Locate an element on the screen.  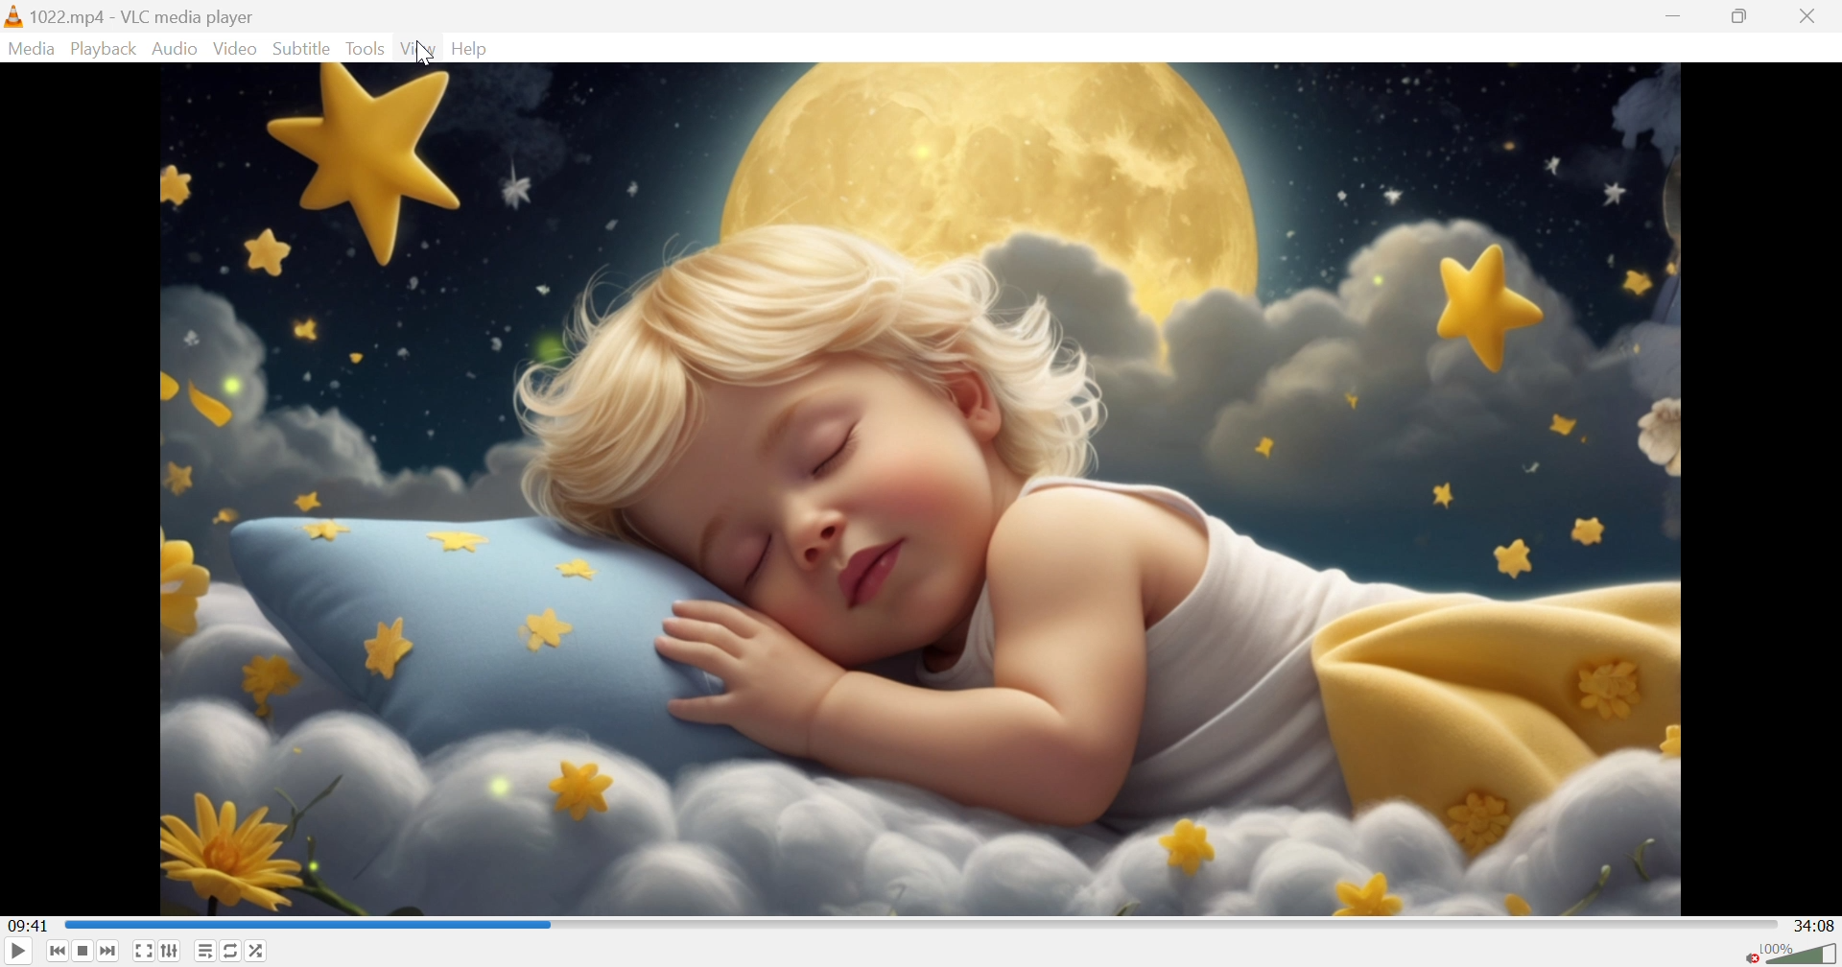
Subtitle is located at coordinates (299, 48).